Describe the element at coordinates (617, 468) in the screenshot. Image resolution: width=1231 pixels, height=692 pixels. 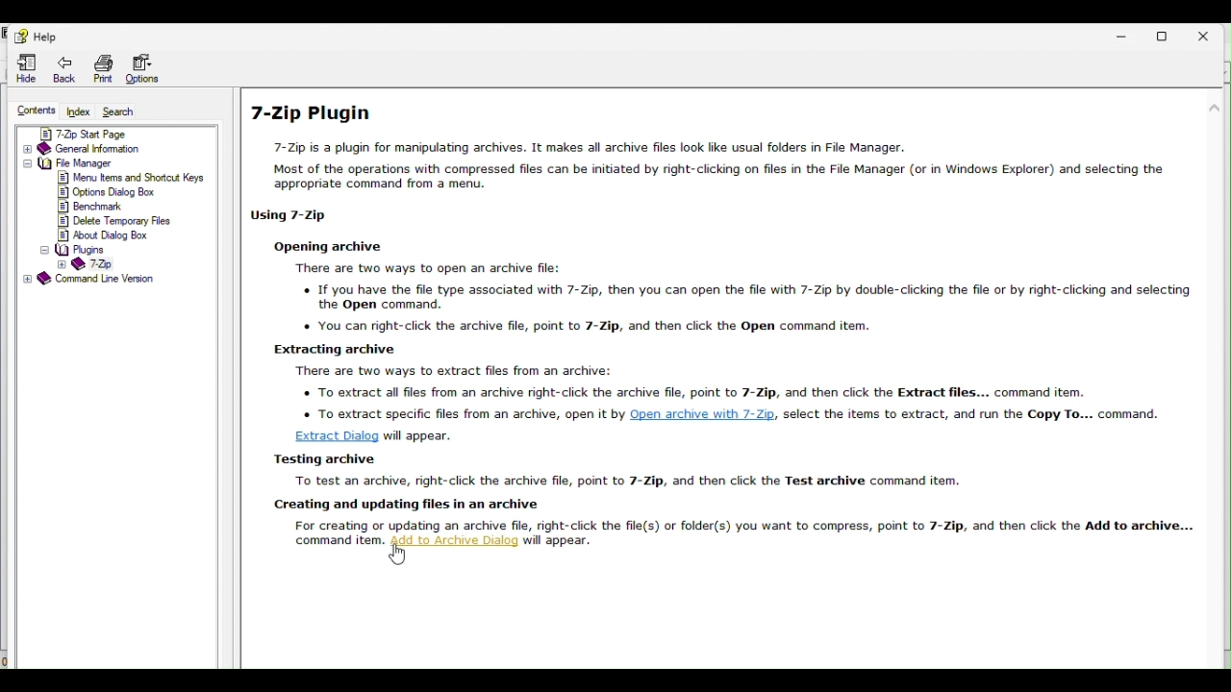
I see `Testing archive
To test an archive, right-click the archive file, point to 7-Zip, and then click the Test archive command item.` at that location.